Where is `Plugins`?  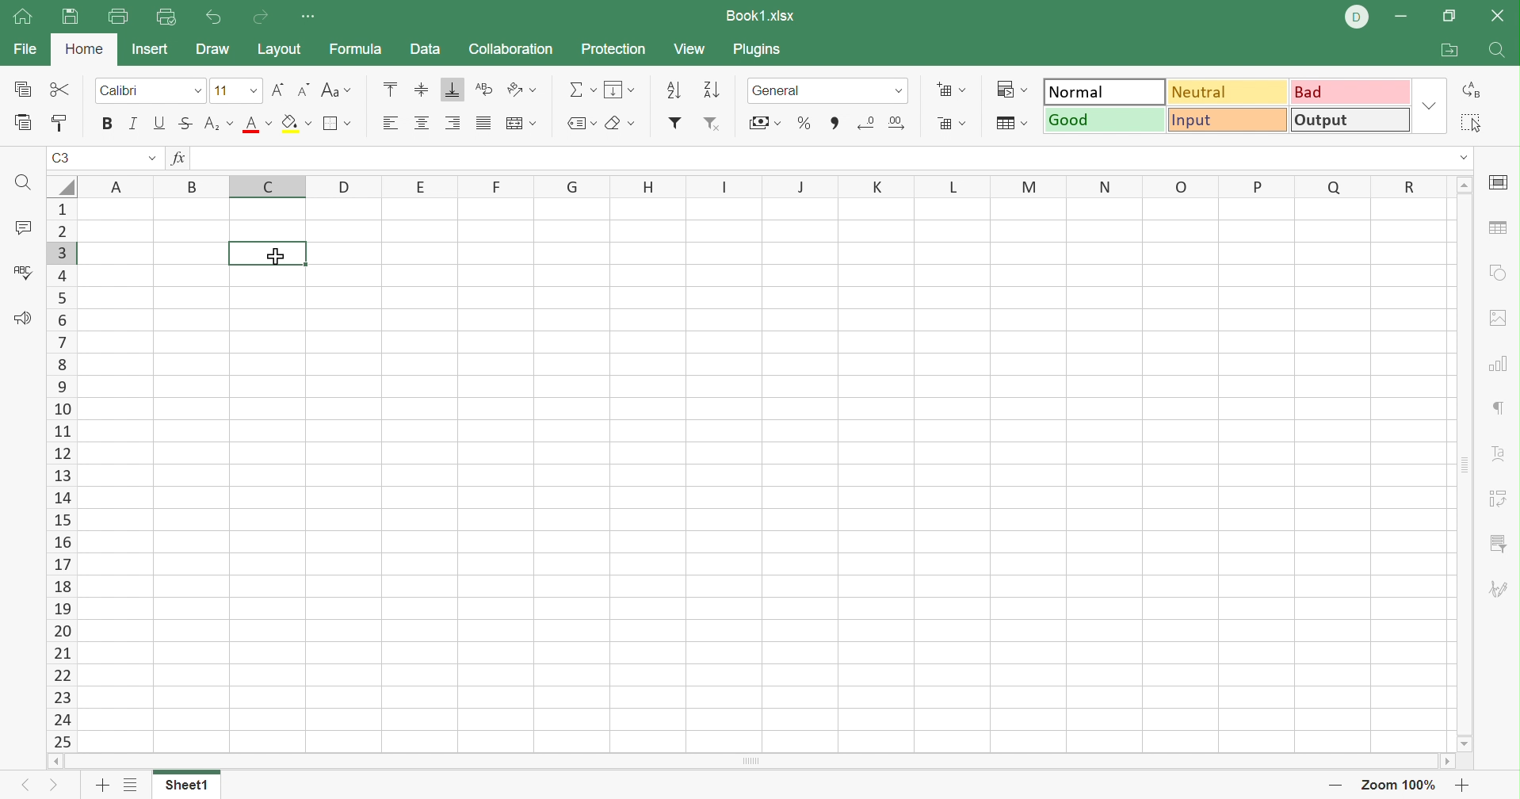 Plugins is located at coordinates (758, 50).